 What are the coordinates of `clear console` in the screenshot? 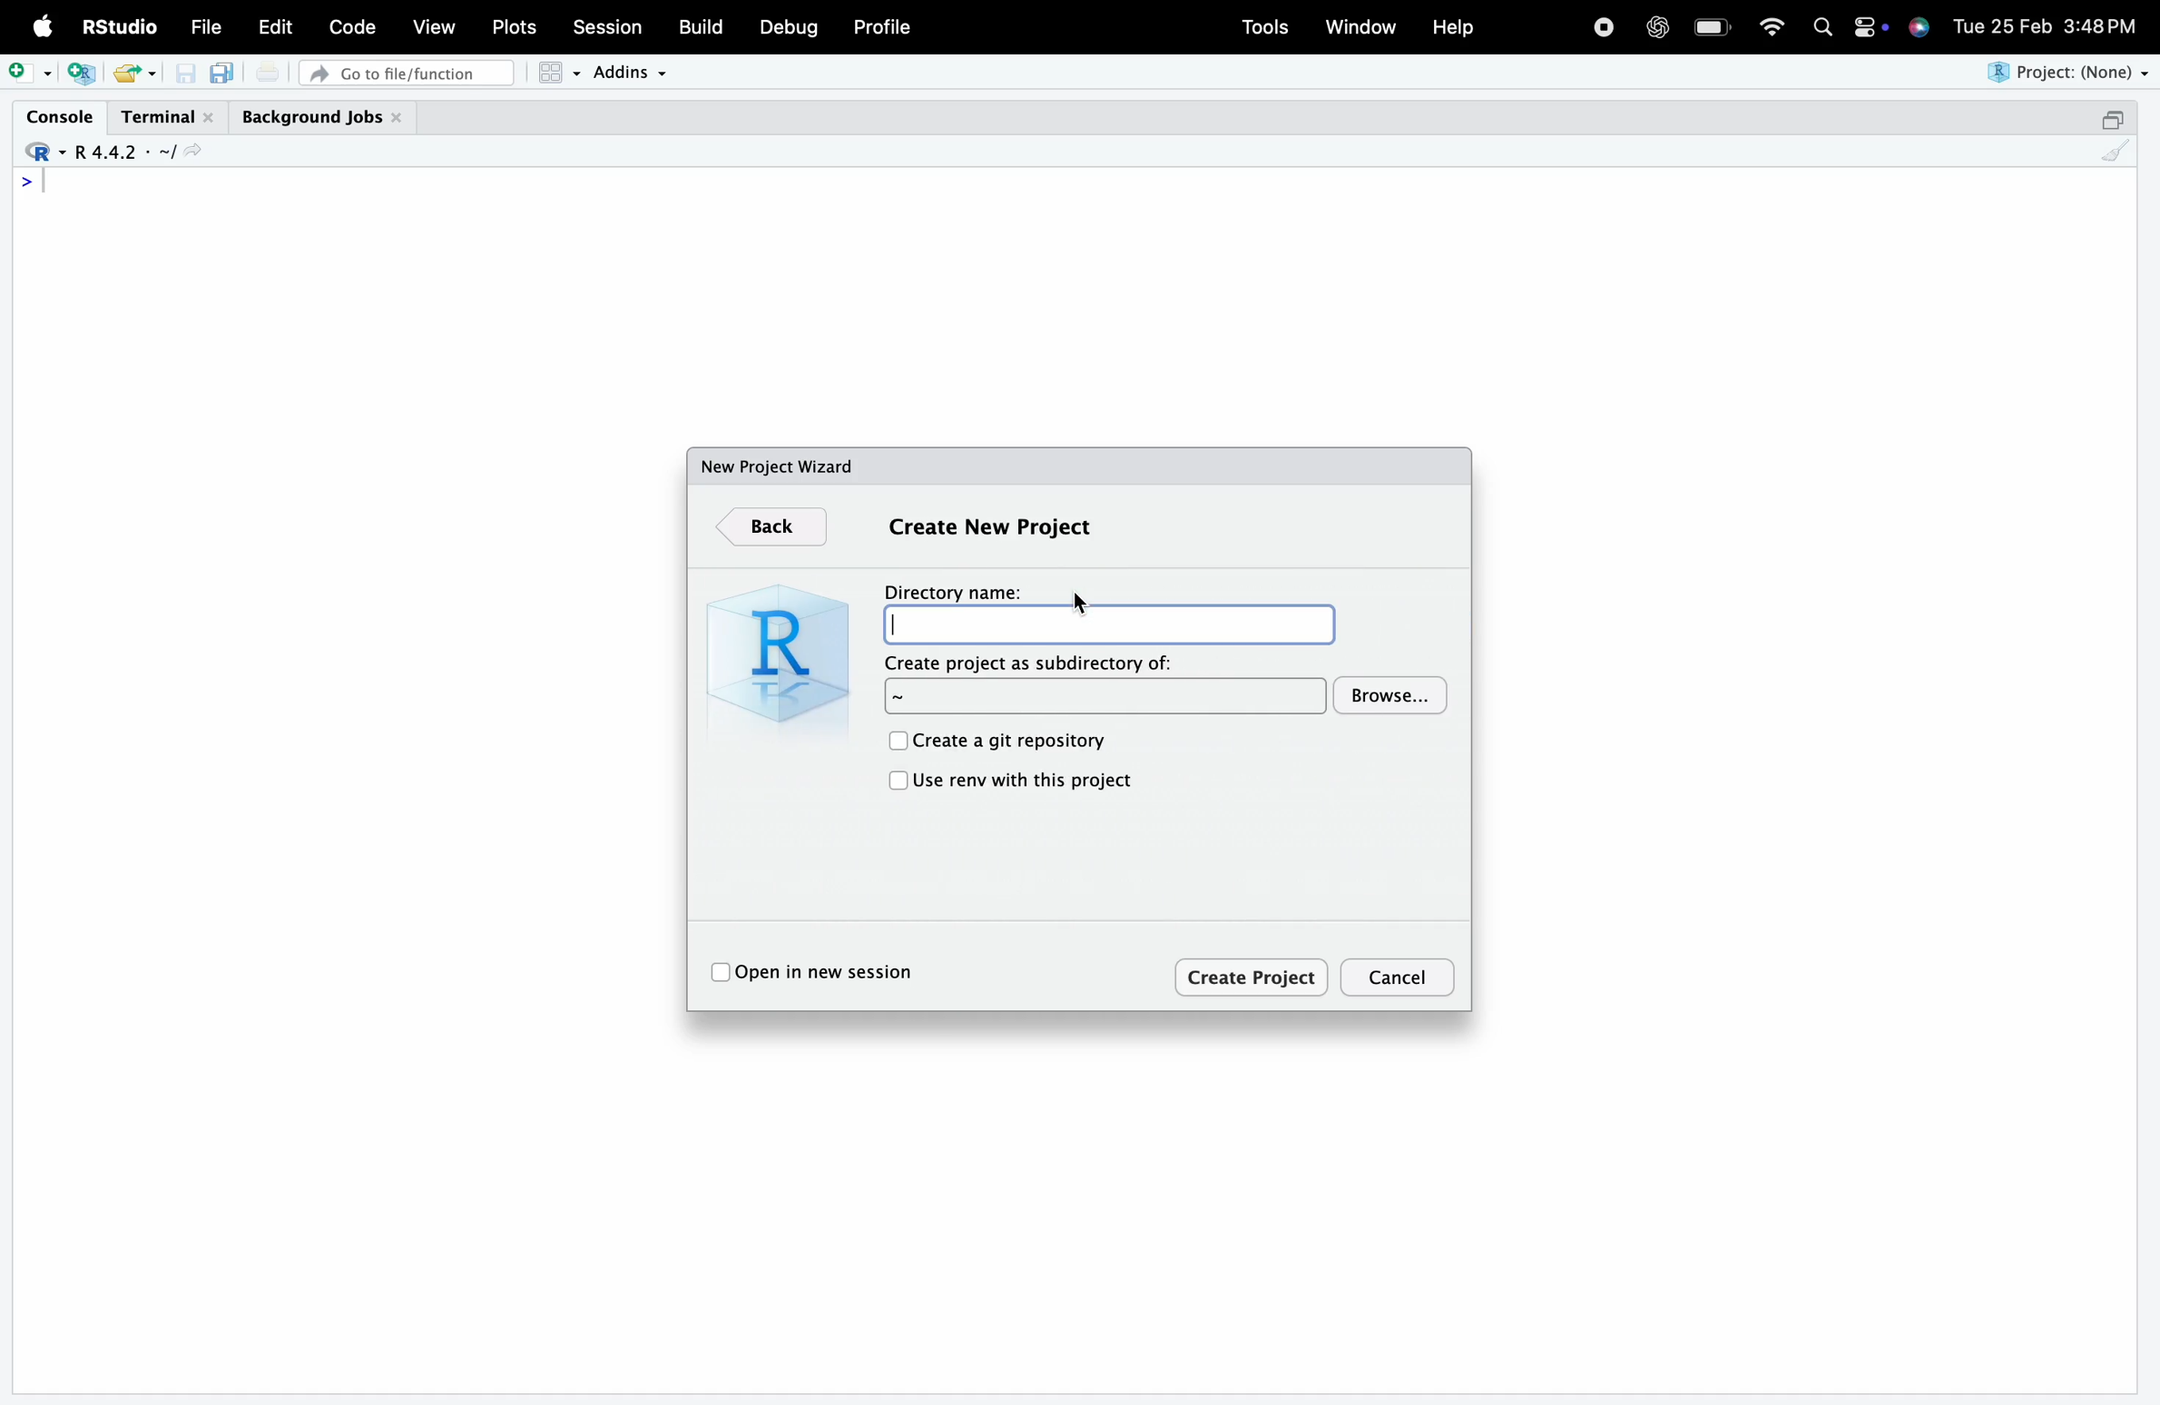 It's located at (2116, 151).